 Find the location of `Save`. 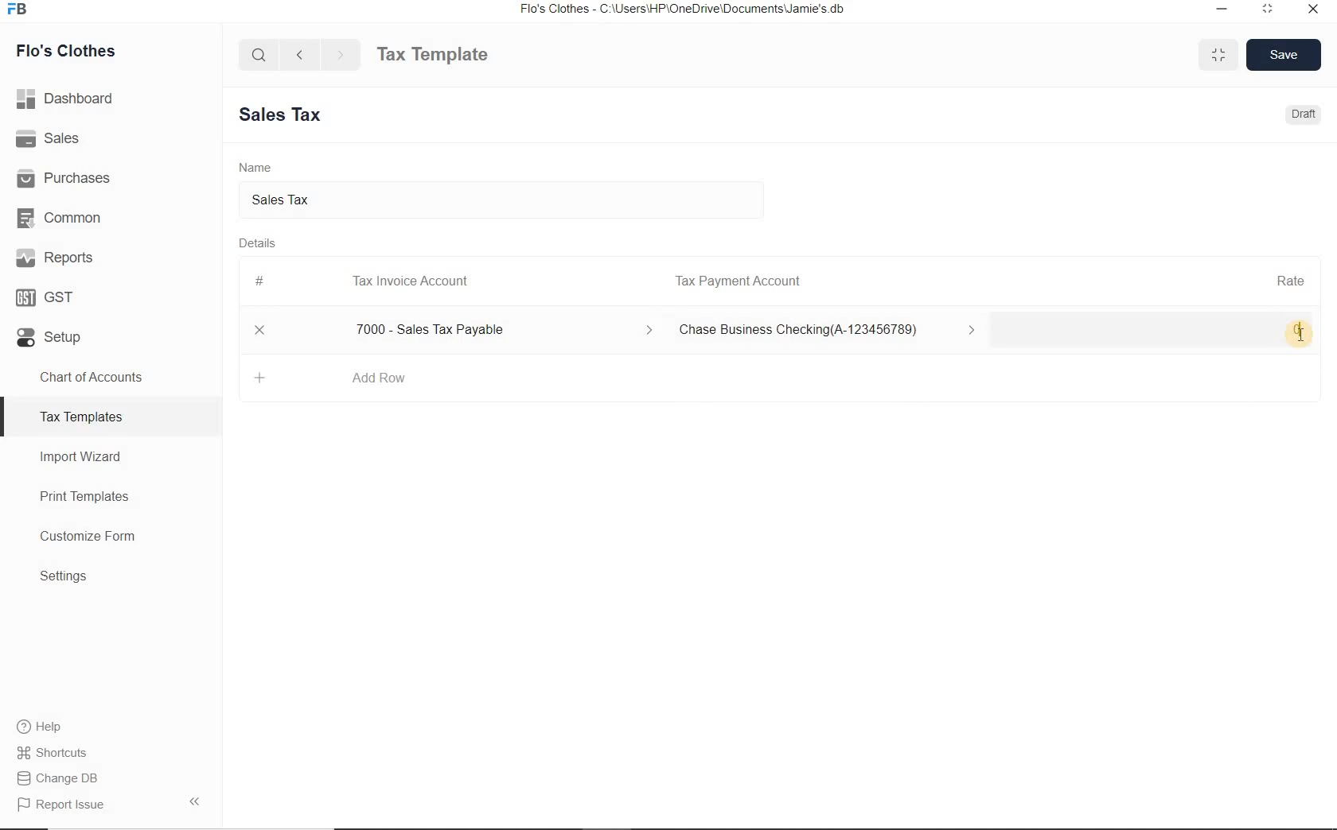

Save is located at coordinates (1284, 54).